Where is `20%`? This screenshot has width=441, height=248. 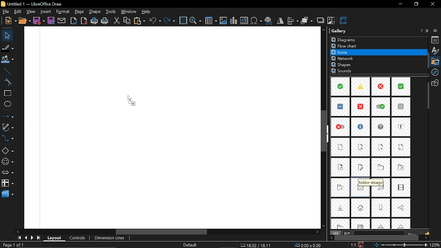
20% is located at coordinates (435, 245).